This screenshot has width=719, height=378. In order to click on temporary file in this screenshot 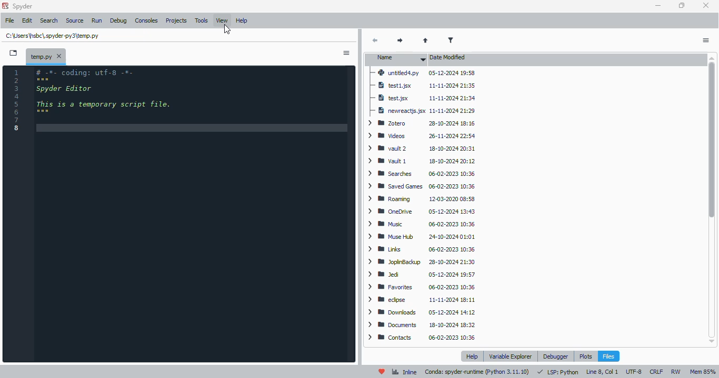, I will do `click(46, 55)`.